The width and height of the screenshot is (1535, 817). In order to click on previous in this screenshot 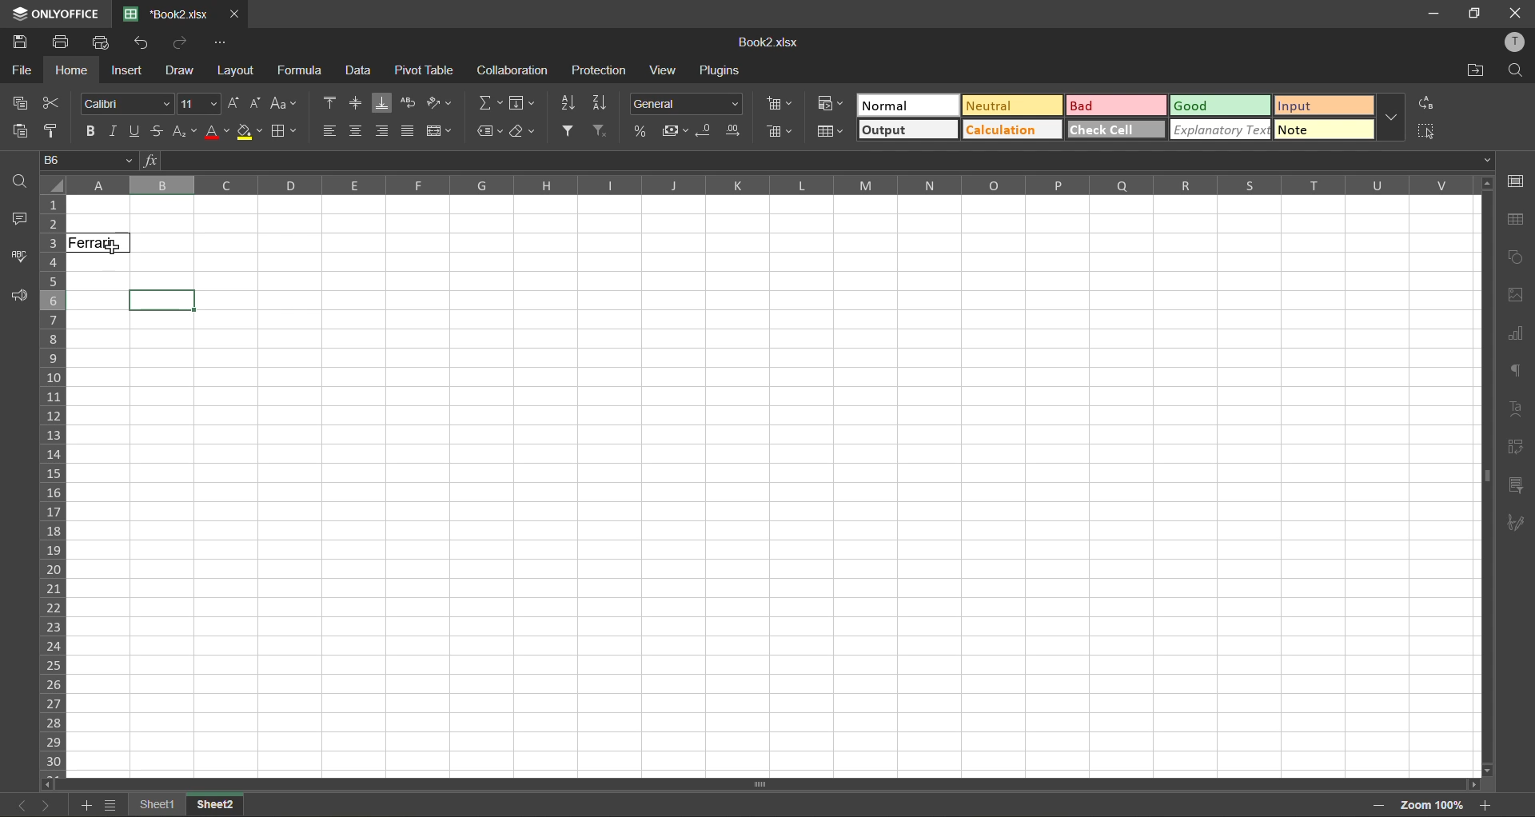, I will do `click(22, 805)`.